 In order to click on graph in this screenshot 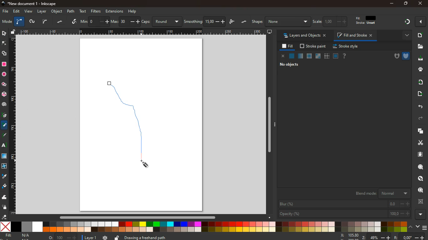, I will do `click(116, 22)`.